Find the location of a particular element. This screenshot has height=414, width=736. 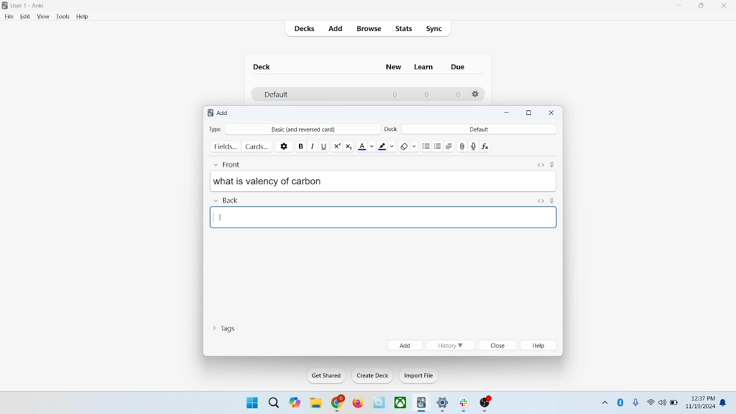

sticky is located at coordinates (552, 163).